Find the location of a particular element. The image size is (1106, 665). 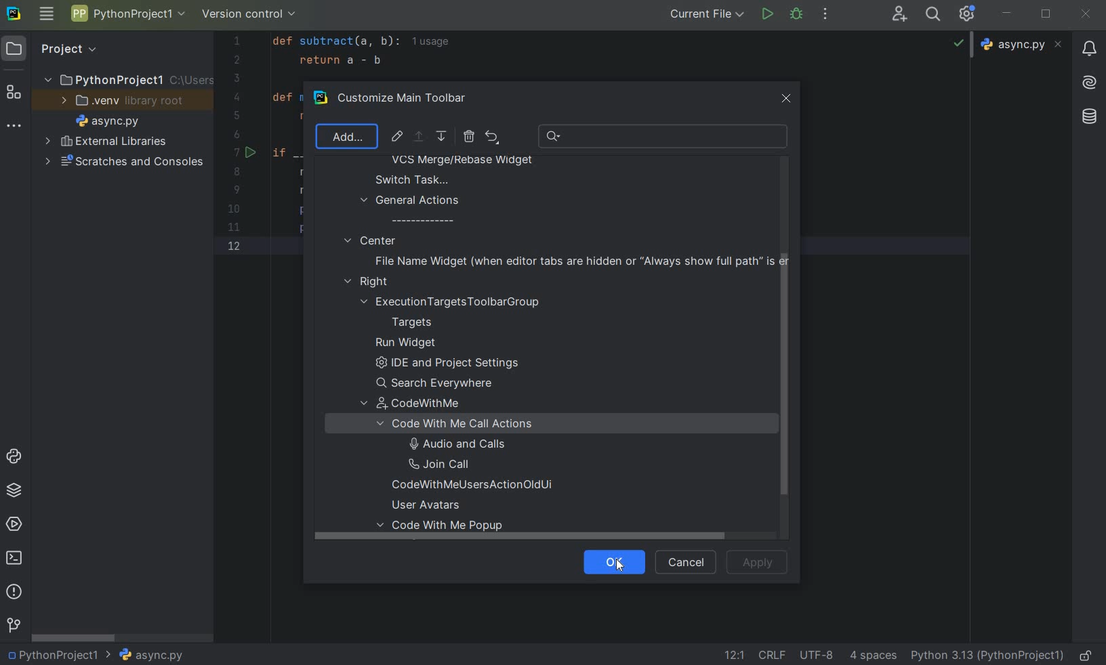

PYTHON PACKAGES is located at coordinates (14, 492).